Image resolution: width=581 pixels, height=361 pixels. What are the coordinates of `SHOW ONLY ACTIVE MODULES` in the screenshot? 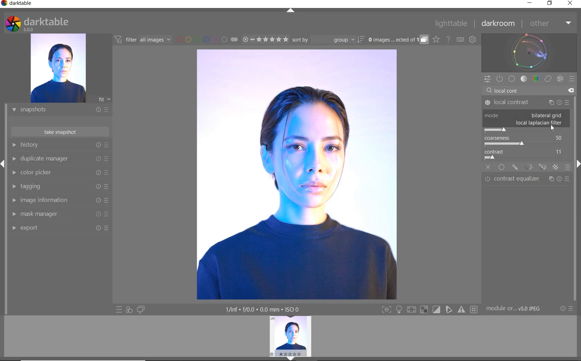 It's located at (500, 79).